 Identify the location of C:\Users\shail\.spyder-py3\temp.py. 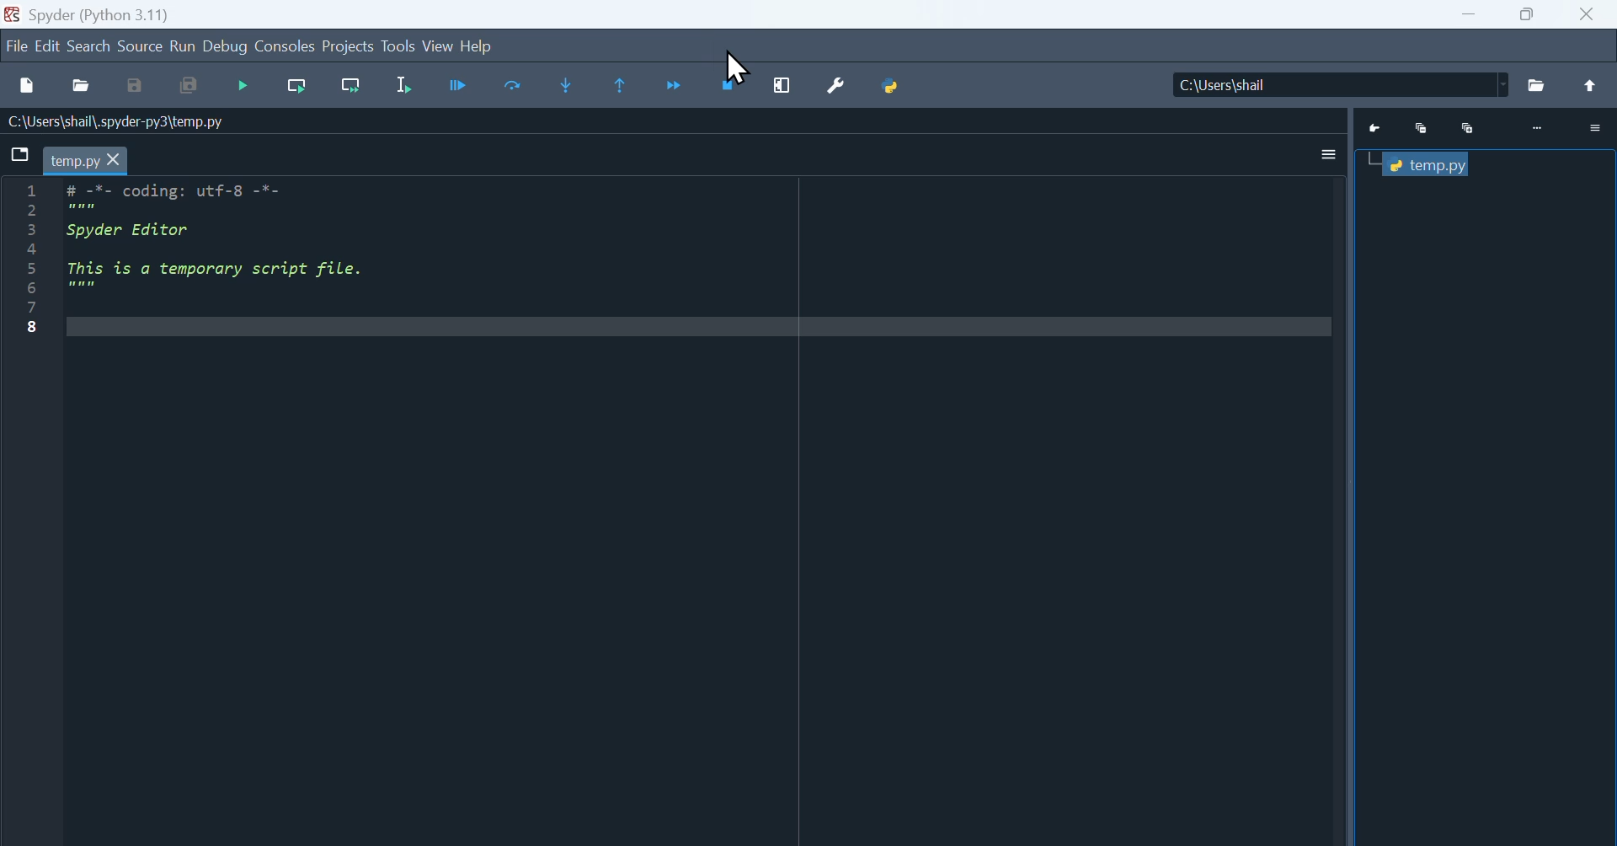
(123, 121).